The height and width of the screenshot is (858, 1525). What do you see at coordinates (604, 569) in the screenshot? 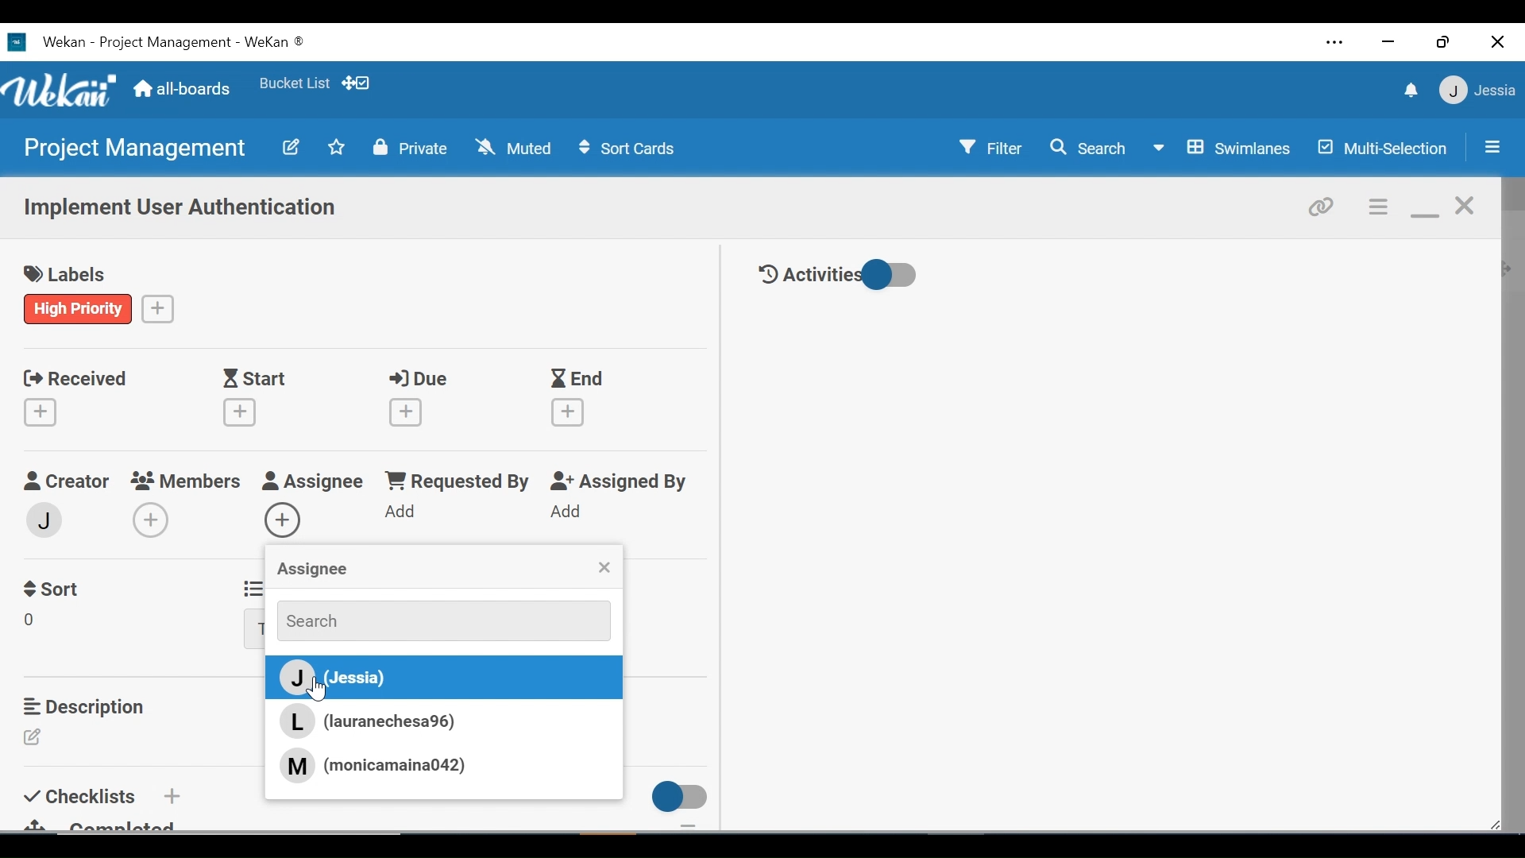
I see `Close` at bounding box center [604, 569].